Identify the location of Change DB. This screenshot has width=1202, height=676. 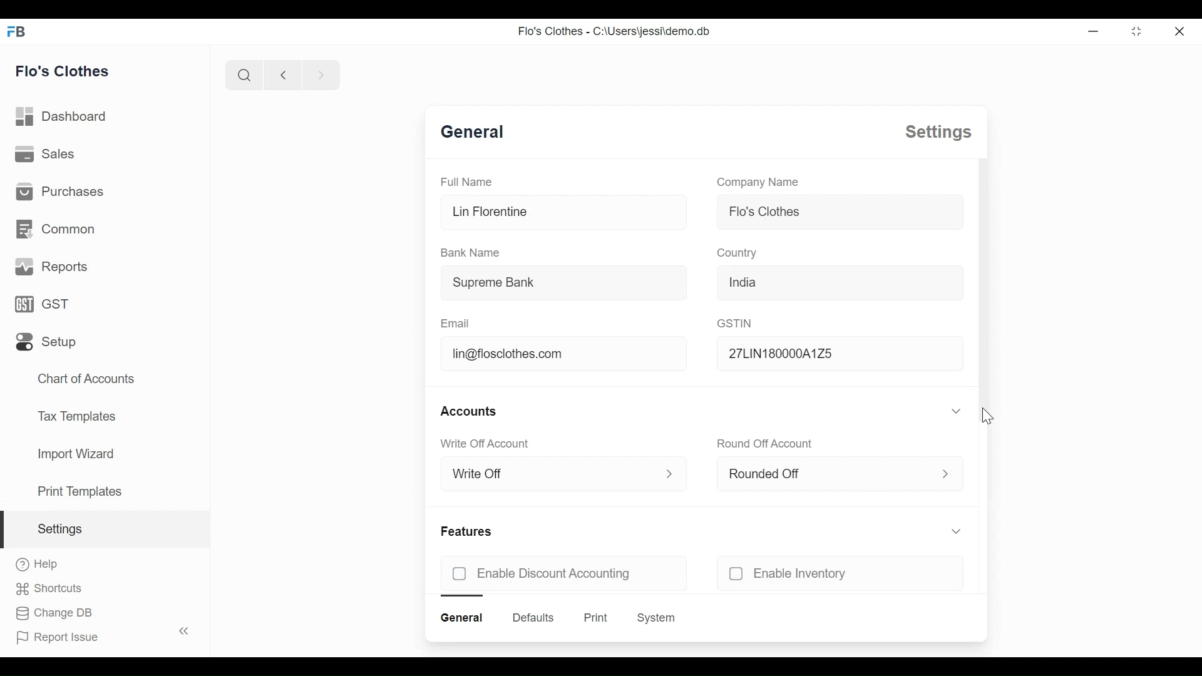
(54, 614).